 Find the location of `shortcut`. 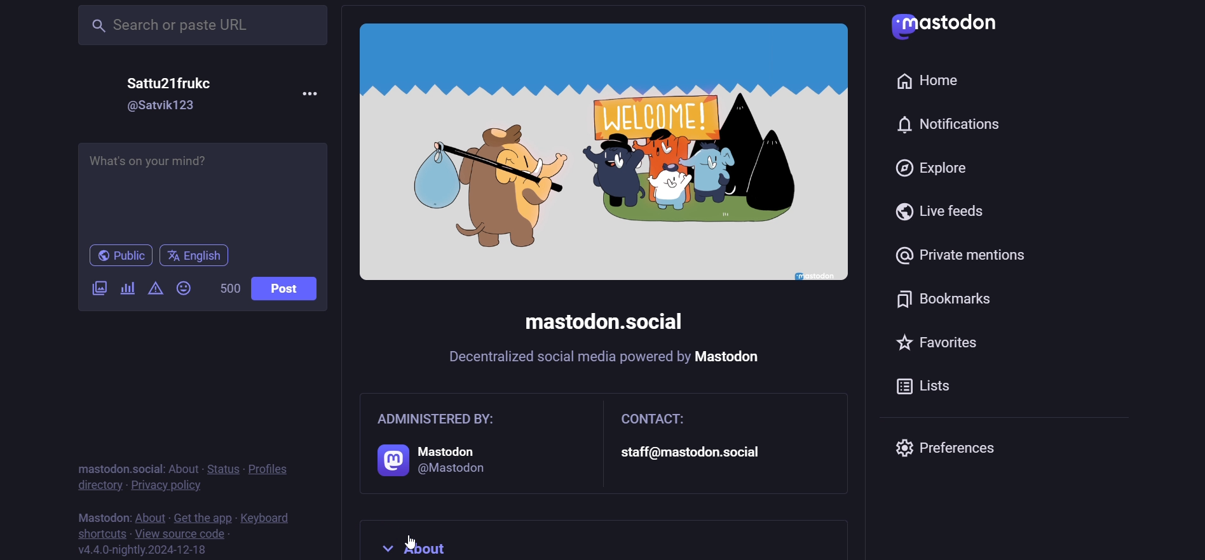

shortcut is located at coordinates (97, 532).